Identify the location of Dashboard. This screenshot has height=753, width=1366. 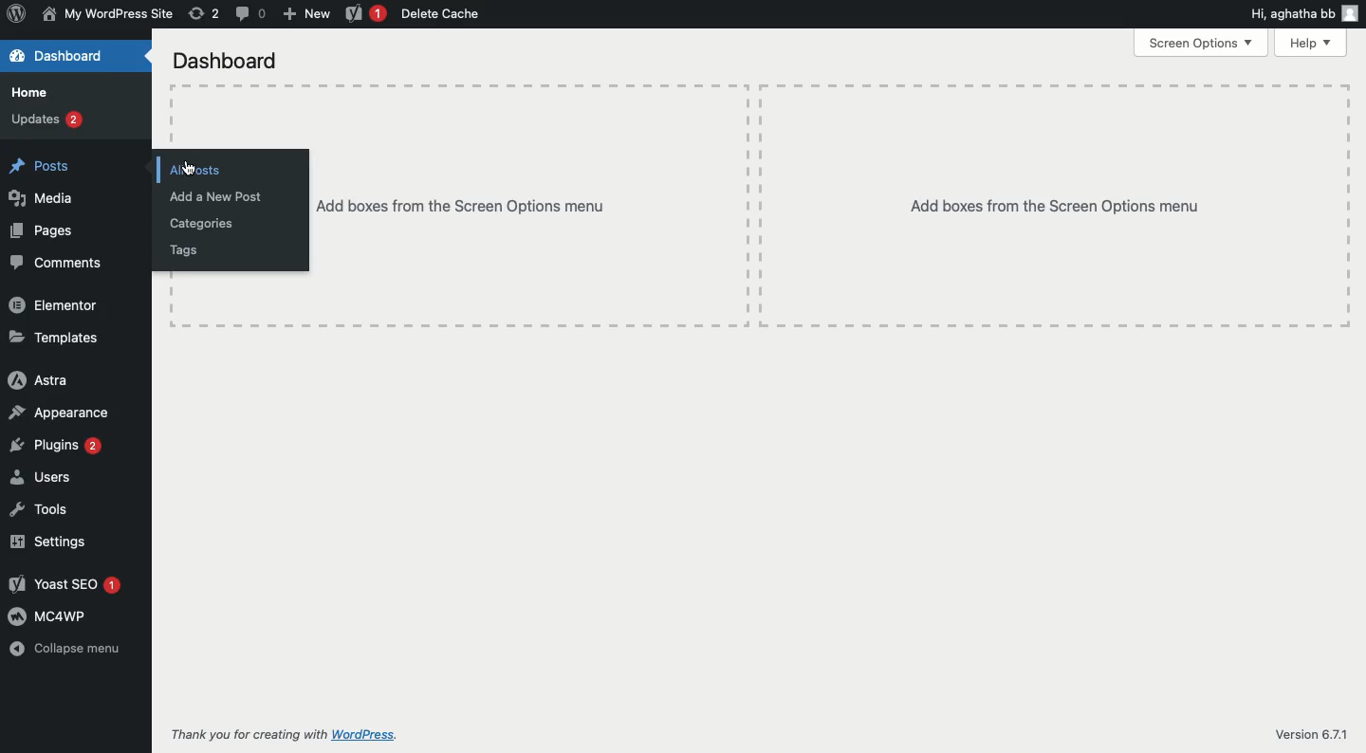
(67, 55).